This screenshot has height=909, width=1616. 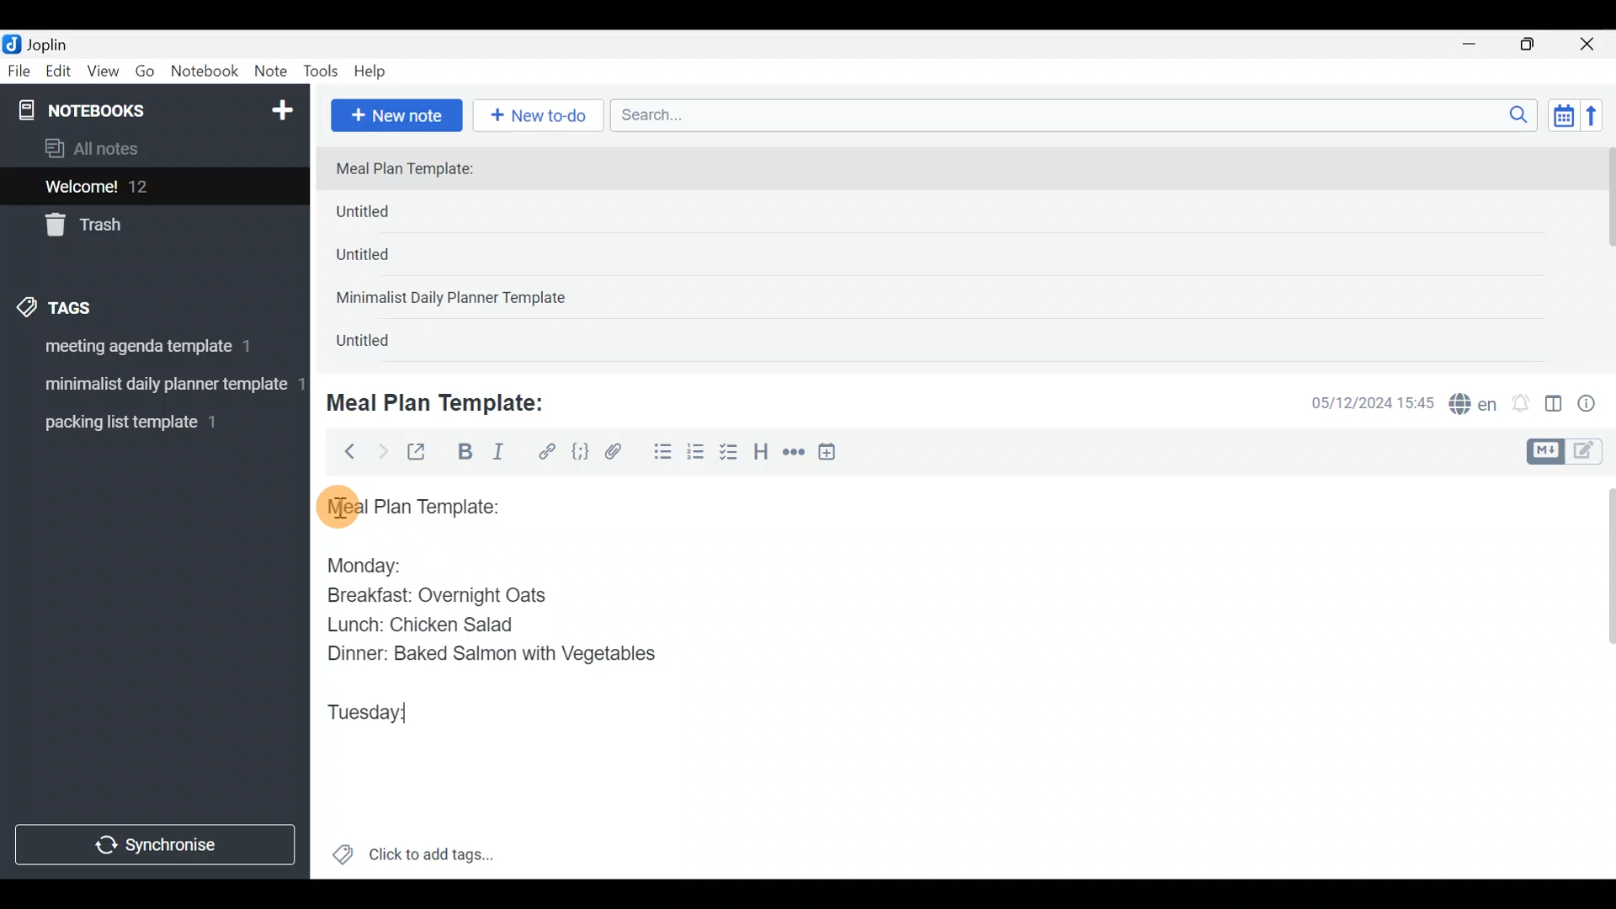 I want to click on Notebook, so click(x=205, y=72).